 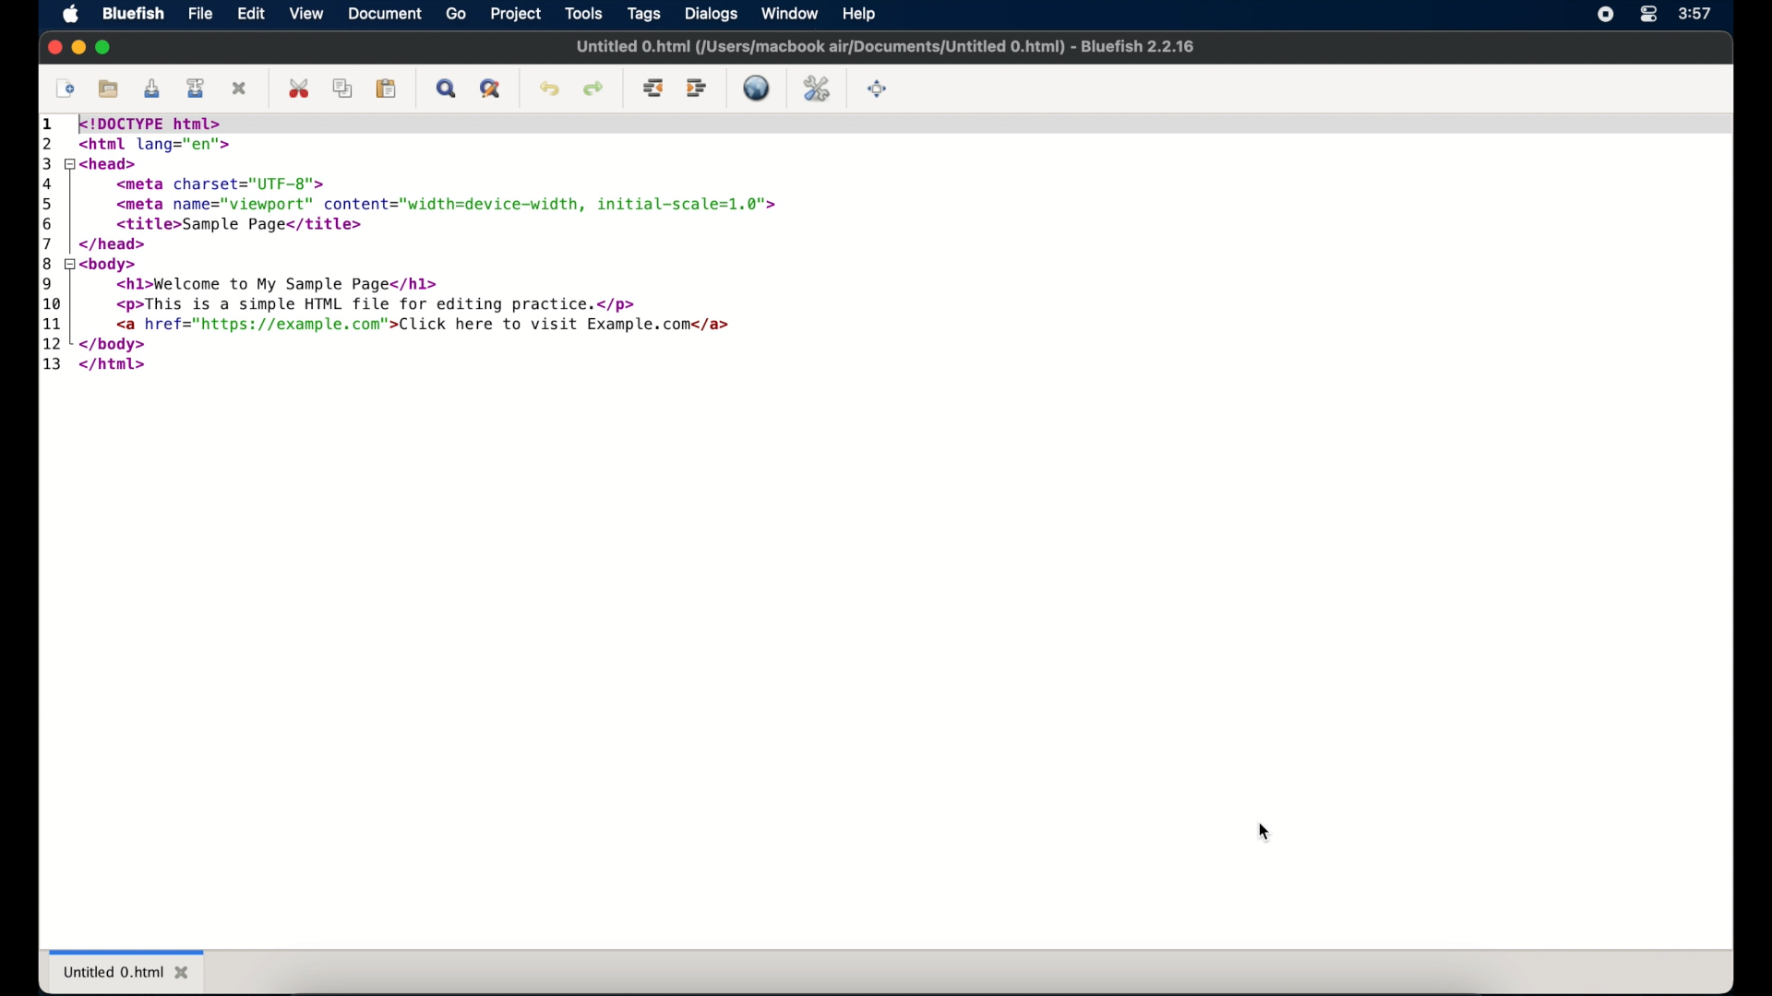 What do you see at coordinates (643, 14) in the screenshot?
I see `tags` at bounding box center [643, 14].